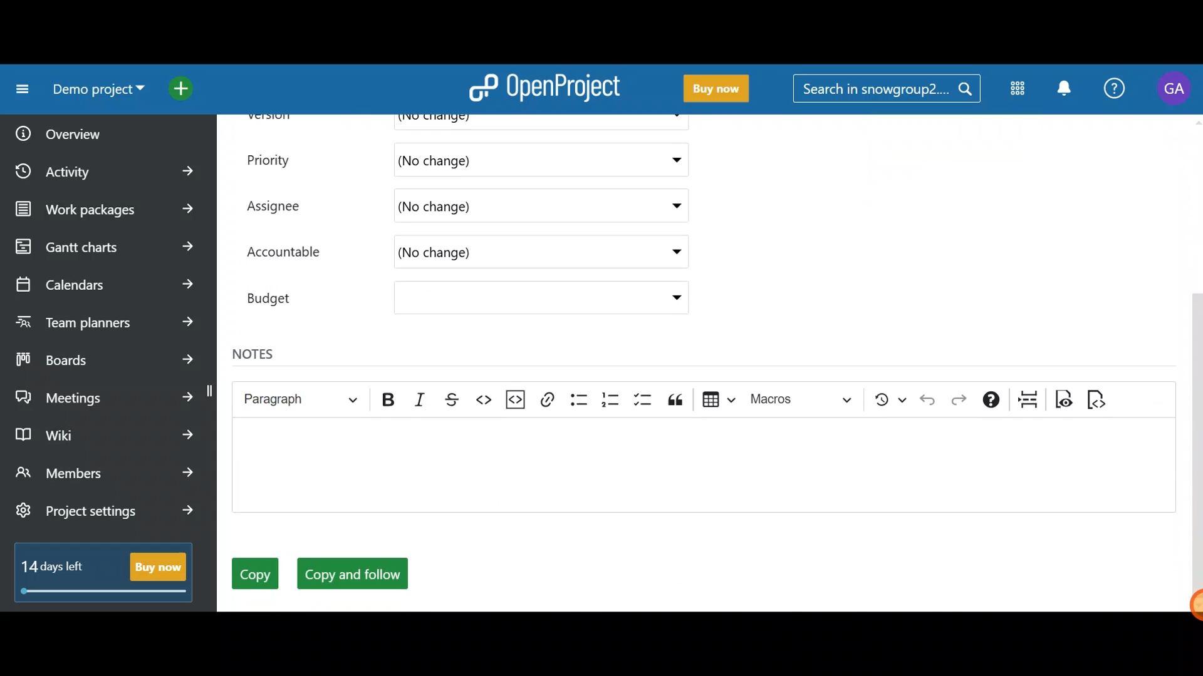  I want to click on Open quick add menu, so click(184, 86).